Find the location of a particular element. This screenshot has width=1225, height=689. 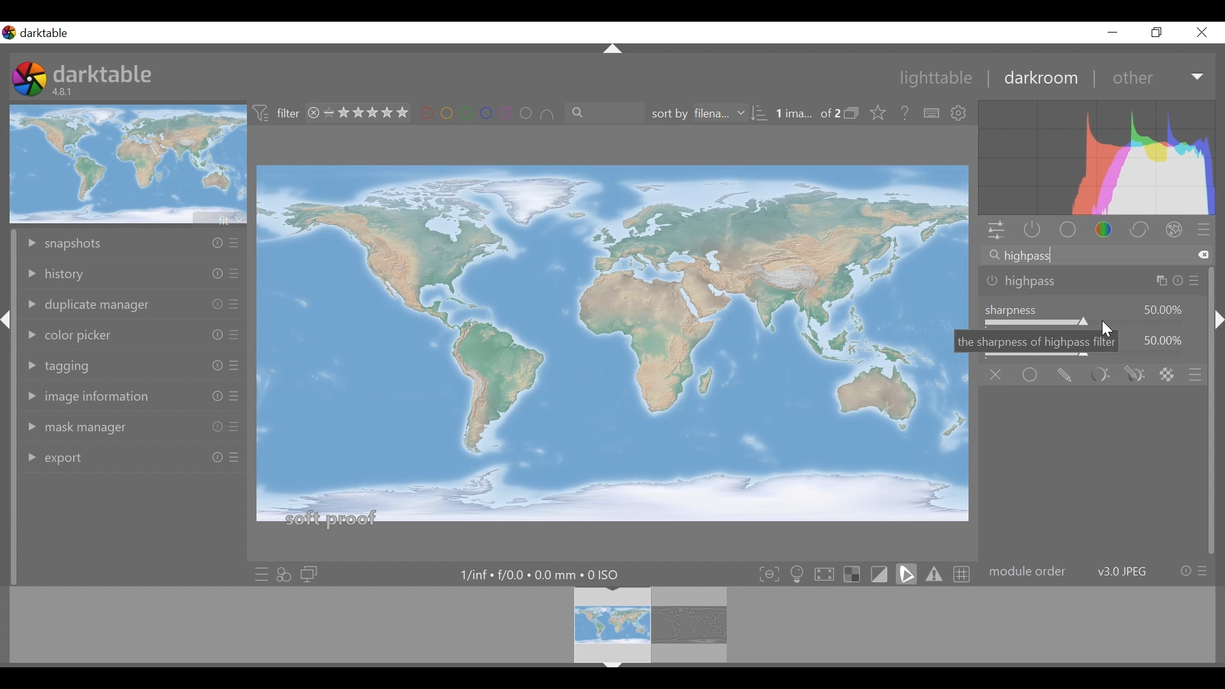

highpass is located at coordinates (1093, 283).